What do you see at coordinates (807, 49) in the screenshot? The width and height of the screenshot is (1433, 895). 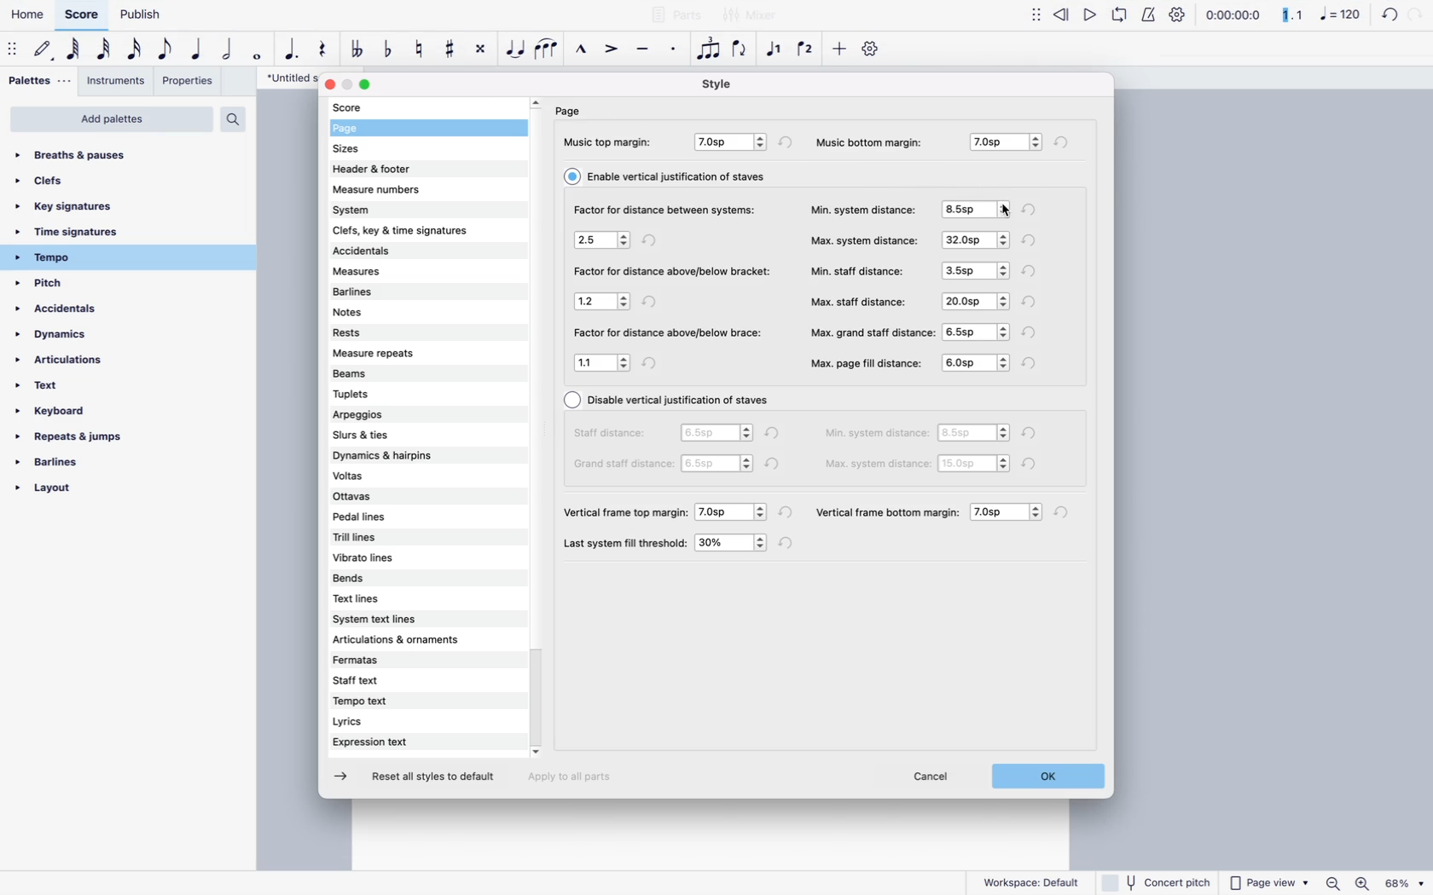 I see `voice 2` at bounding box center [807, 49].